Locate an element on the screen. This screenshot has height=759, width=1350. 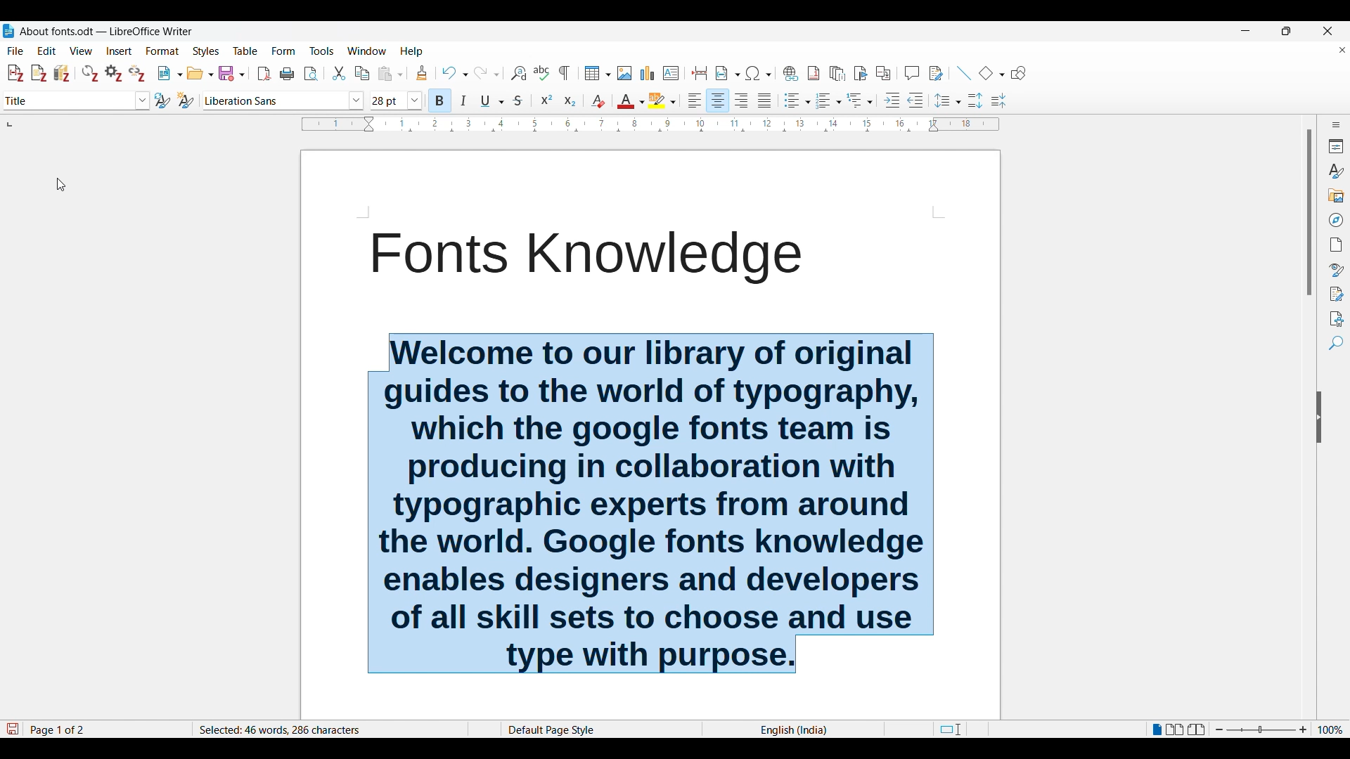
Accessibility check is located at coordinates (1337, 320).